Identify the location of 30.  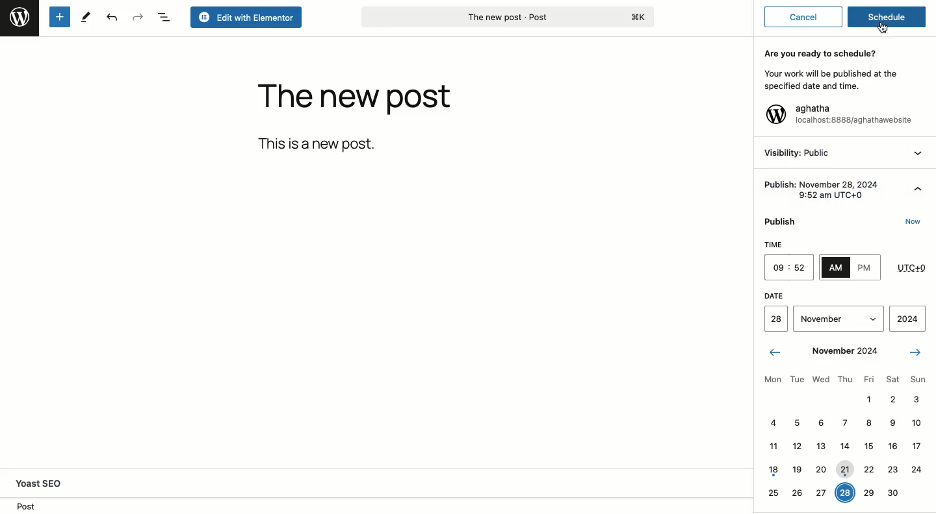
(892, 491).